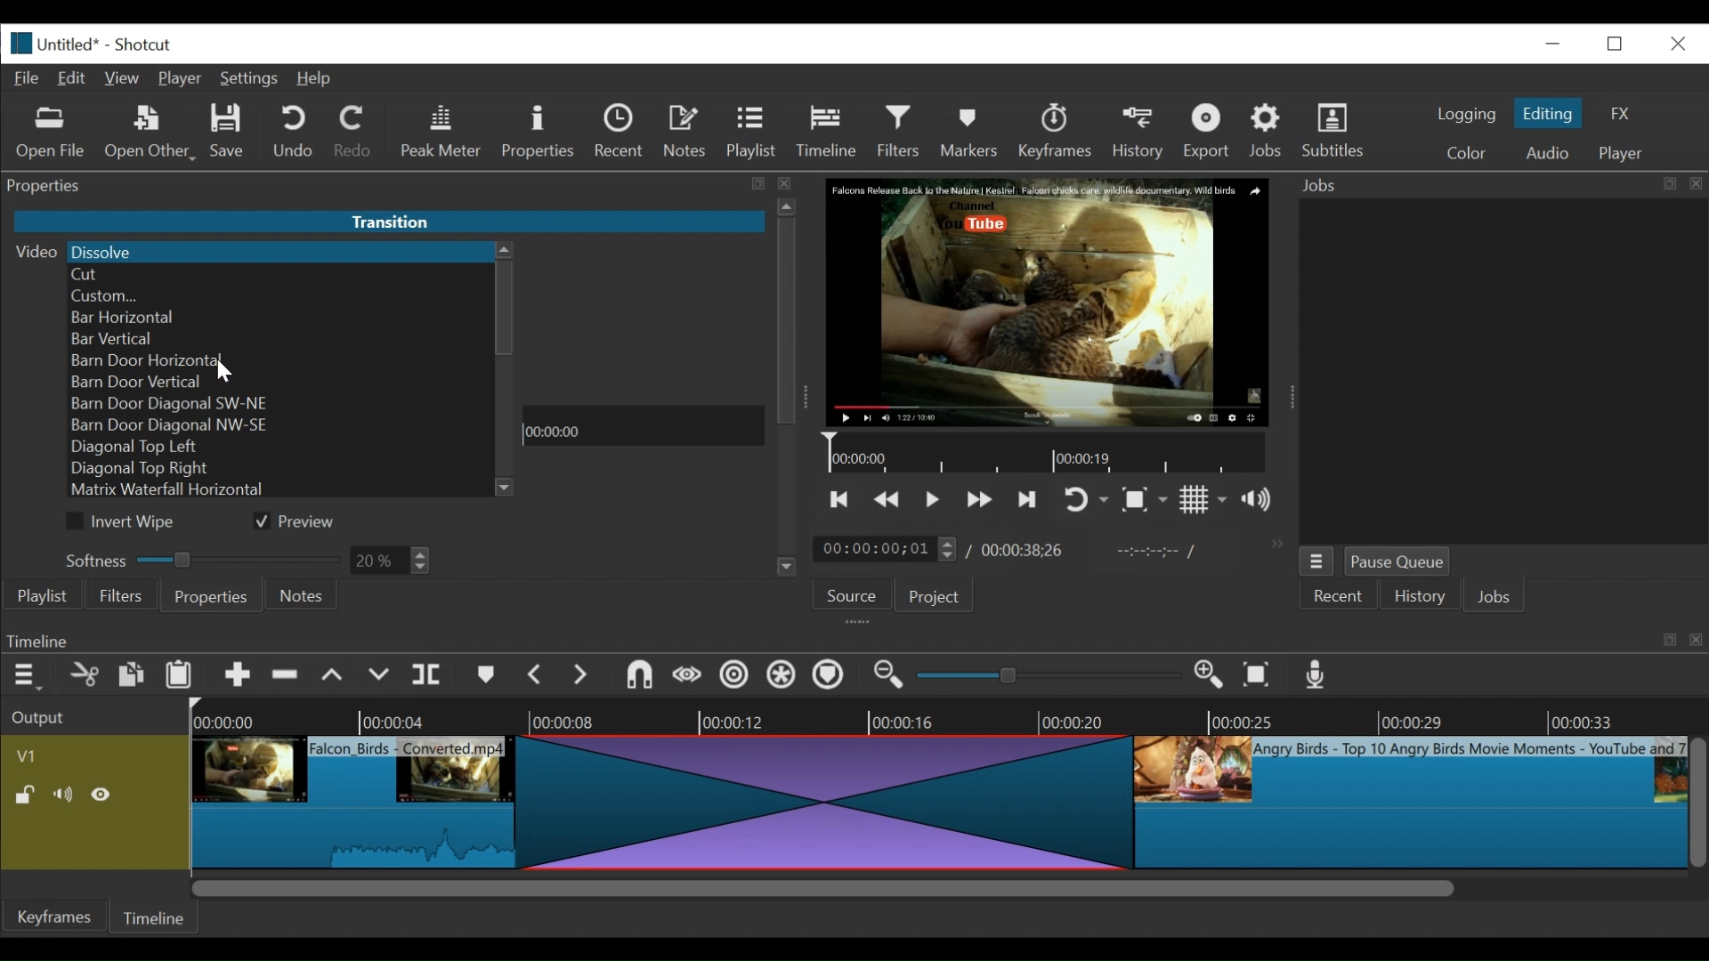  What do you see at coordinates (1210, 133) in the screenshot?
I see `Export` at bounding box center [1210, 133].